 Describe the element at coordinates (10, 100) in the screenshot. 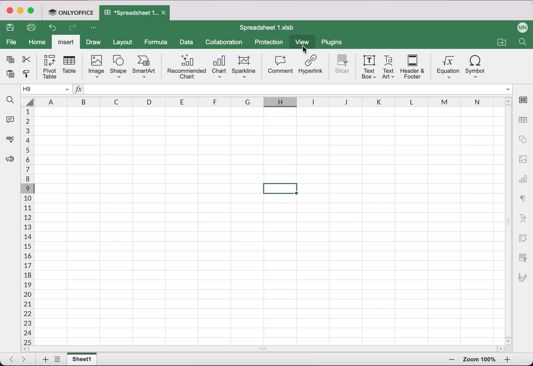

I see `find` at that location.